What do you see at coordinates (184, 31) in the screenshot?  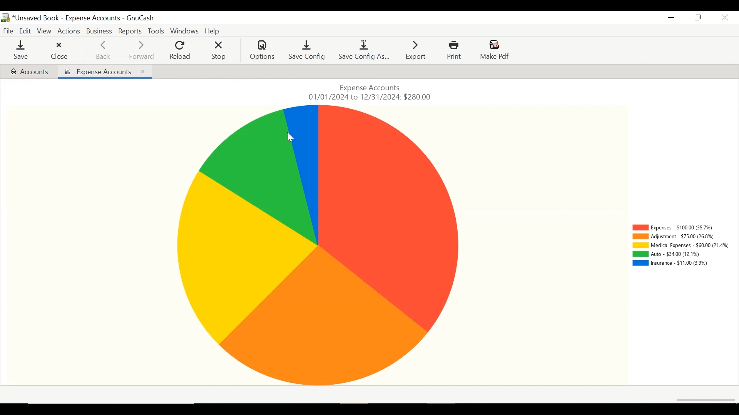 I see `Windows` at bounding box center [184, 31].